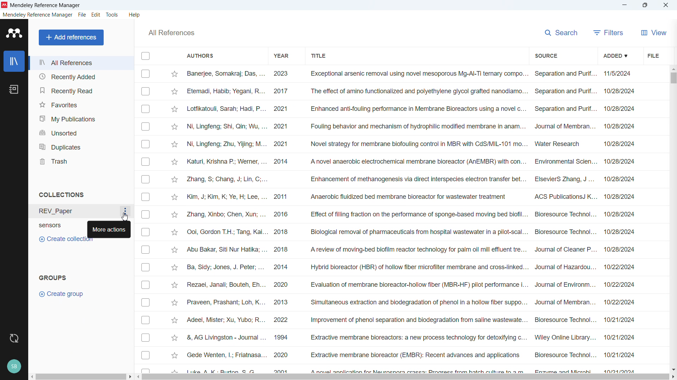 Image resolution: width=677 pixels, height=380 pixels. Describe the element at coordinates (609, 32) in the screenshot. I see `filters` at that location.